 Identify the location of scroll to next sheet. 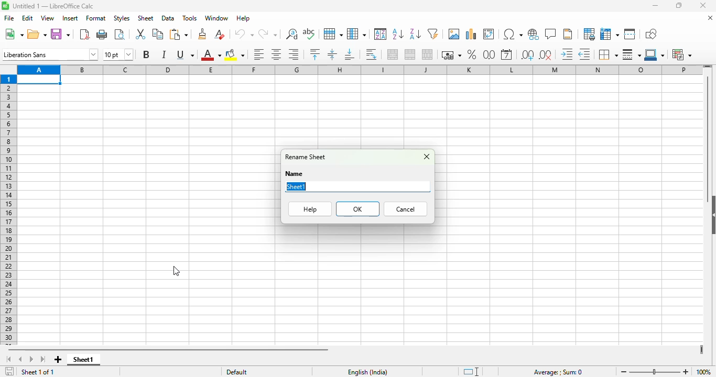
(32, 360).